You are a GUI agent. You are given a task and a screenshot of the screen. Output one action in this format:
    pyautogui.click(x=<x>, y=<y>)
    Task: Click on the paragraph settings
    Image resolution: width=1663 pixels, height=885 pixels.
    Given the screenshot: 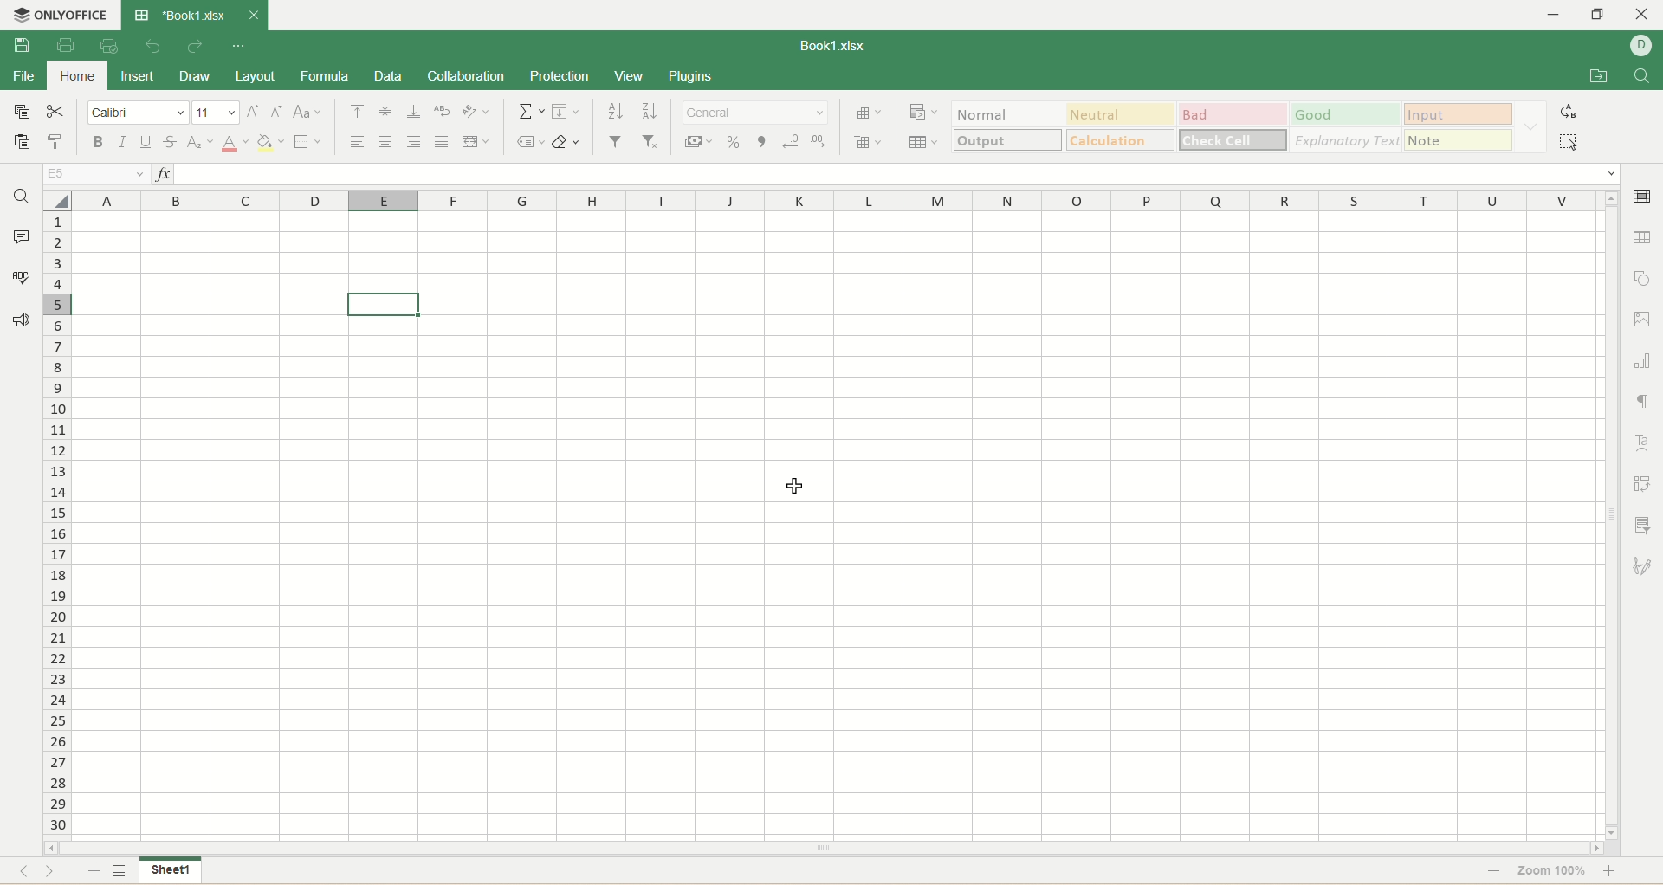 What is the action you would take?
    pyautogui.click(x=1644, y=404)
    